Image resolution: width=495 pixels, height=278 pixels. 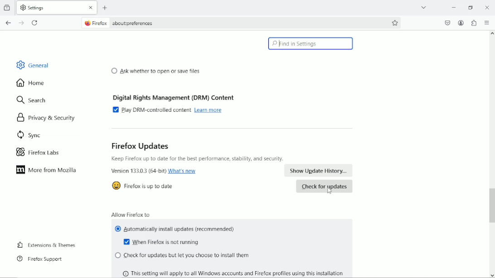 What do you see at coordinates (29, 136) in the screenshot?
I see `sync` at bounding box center [29, 136].